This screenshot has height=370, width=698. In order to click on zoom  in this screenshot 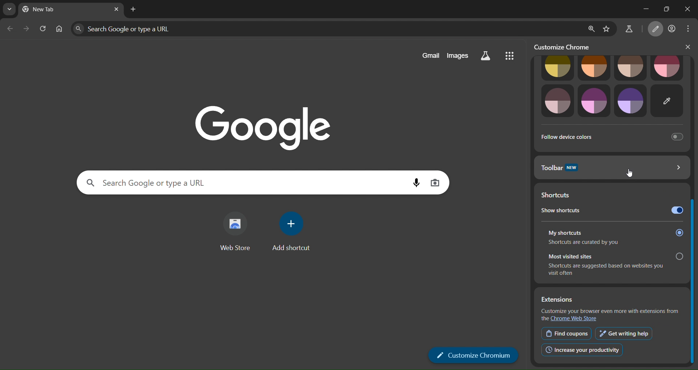, I will do `click(591, 29)`.